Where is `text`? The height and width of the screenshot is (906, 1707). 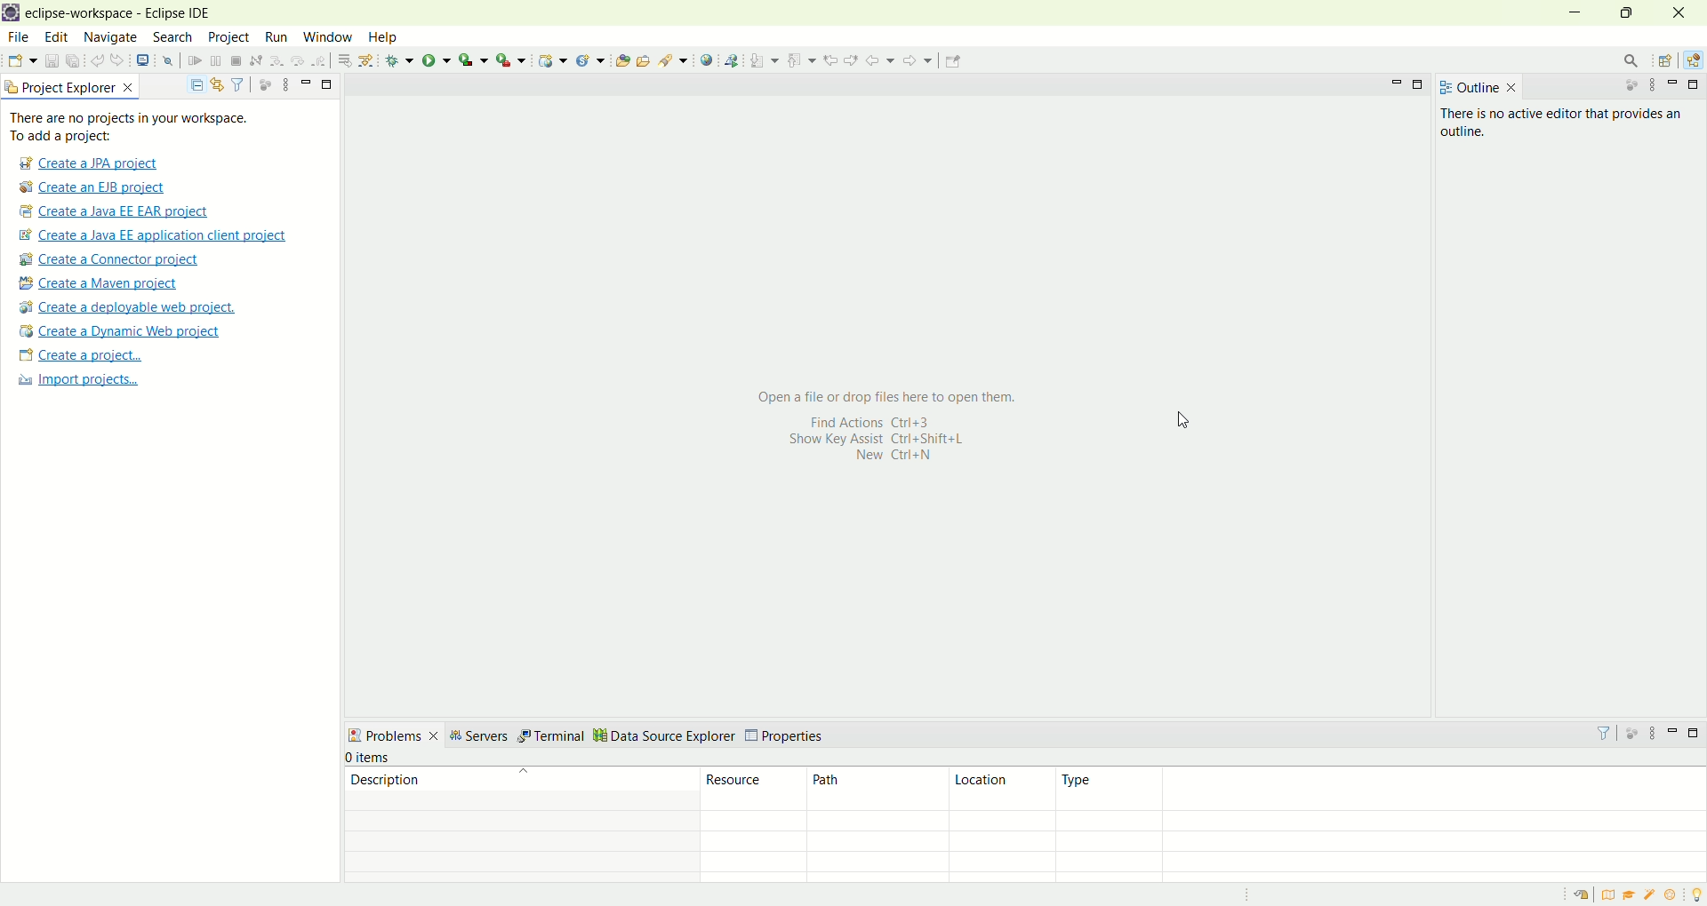
text is located at coordinates (1563, 122).